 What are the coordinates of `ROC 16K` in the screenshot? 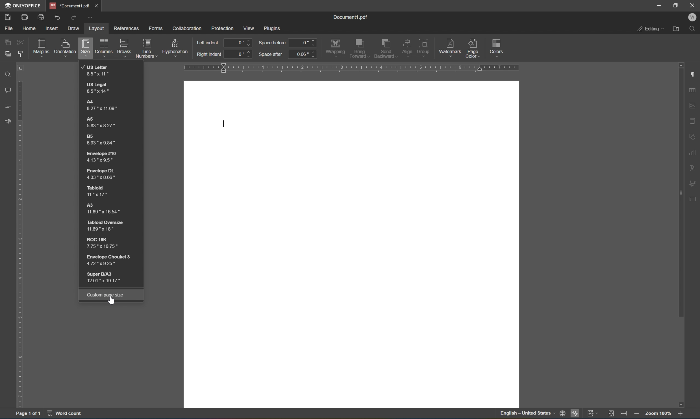 It's located at (106, 243).